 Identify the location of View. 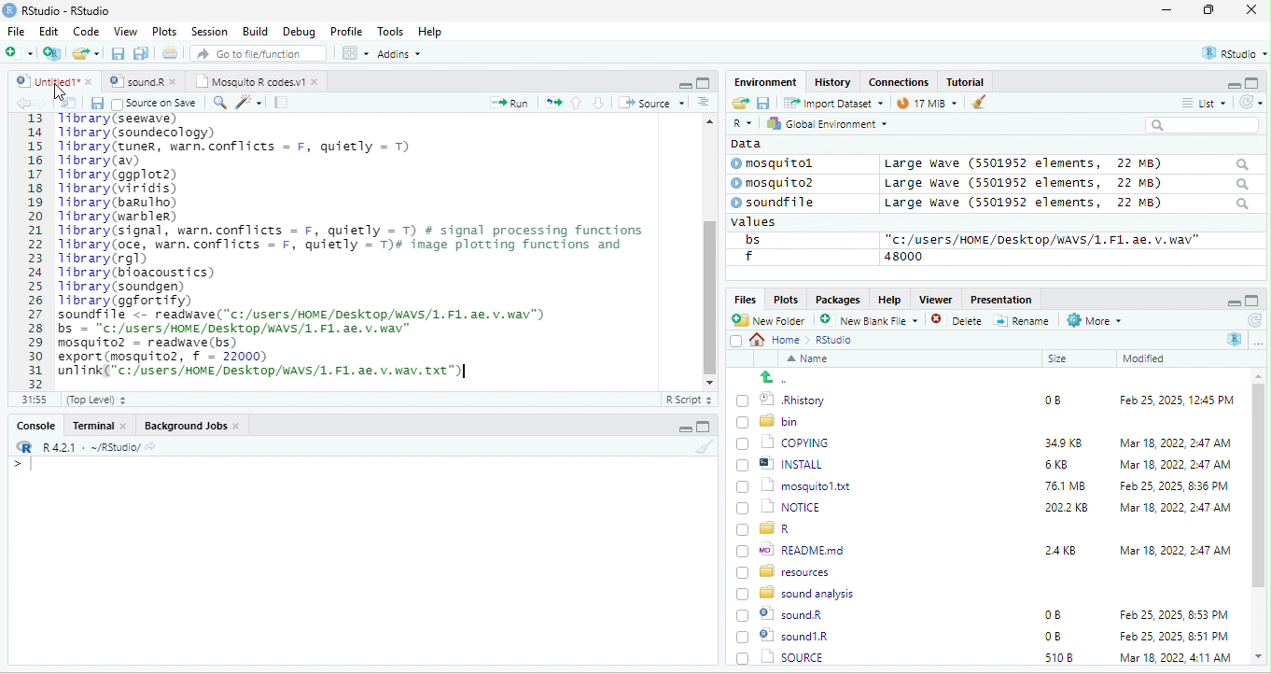
(124, 33).